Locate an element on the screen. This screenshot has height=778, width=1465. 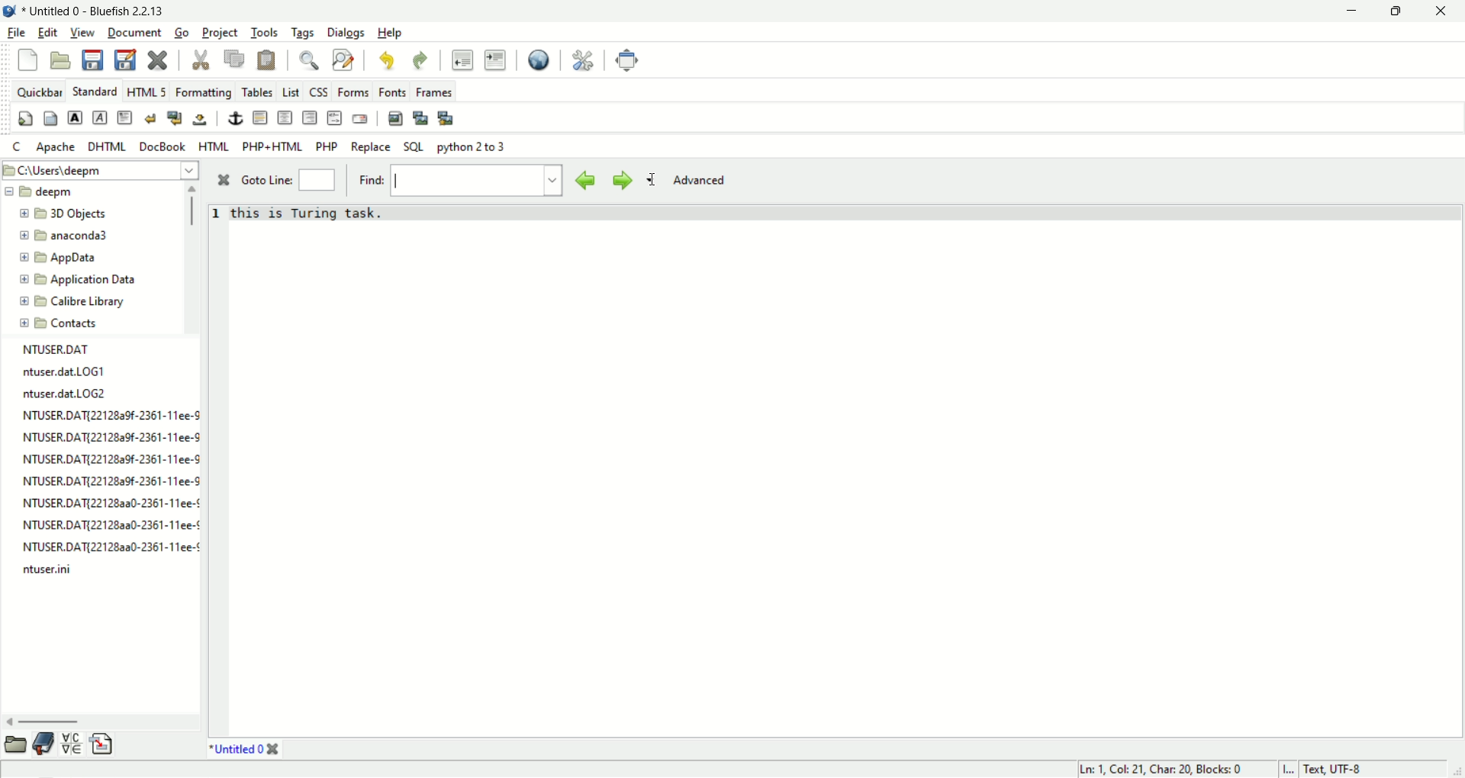
snippets is located at coordinates (103, 747).